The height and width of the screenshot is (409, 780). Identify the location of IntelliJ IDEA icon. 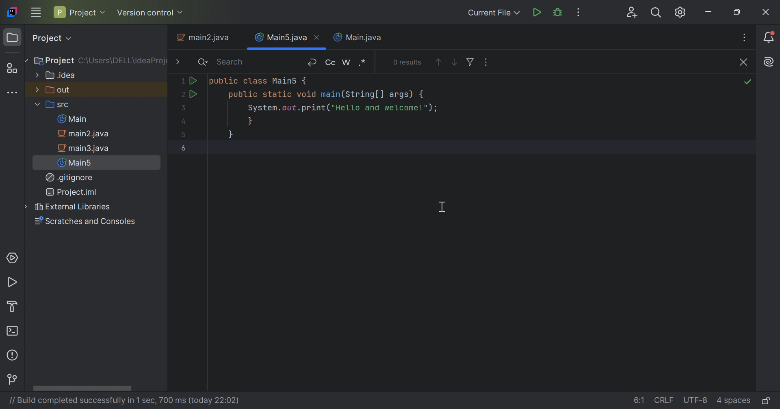
(12, 11).